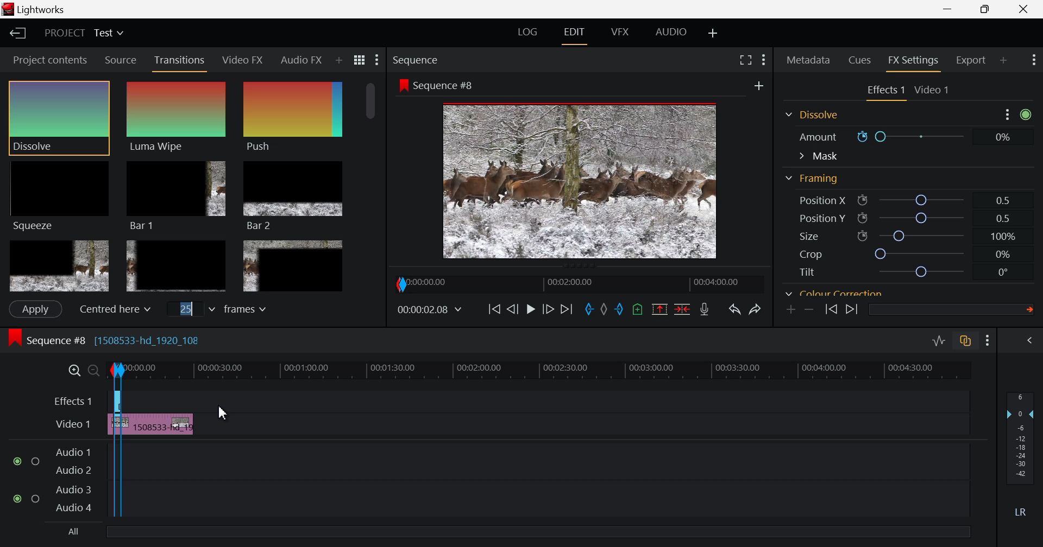 The image size is (1043, 547). I want to click on Previous keyframe, so click(832, 310).